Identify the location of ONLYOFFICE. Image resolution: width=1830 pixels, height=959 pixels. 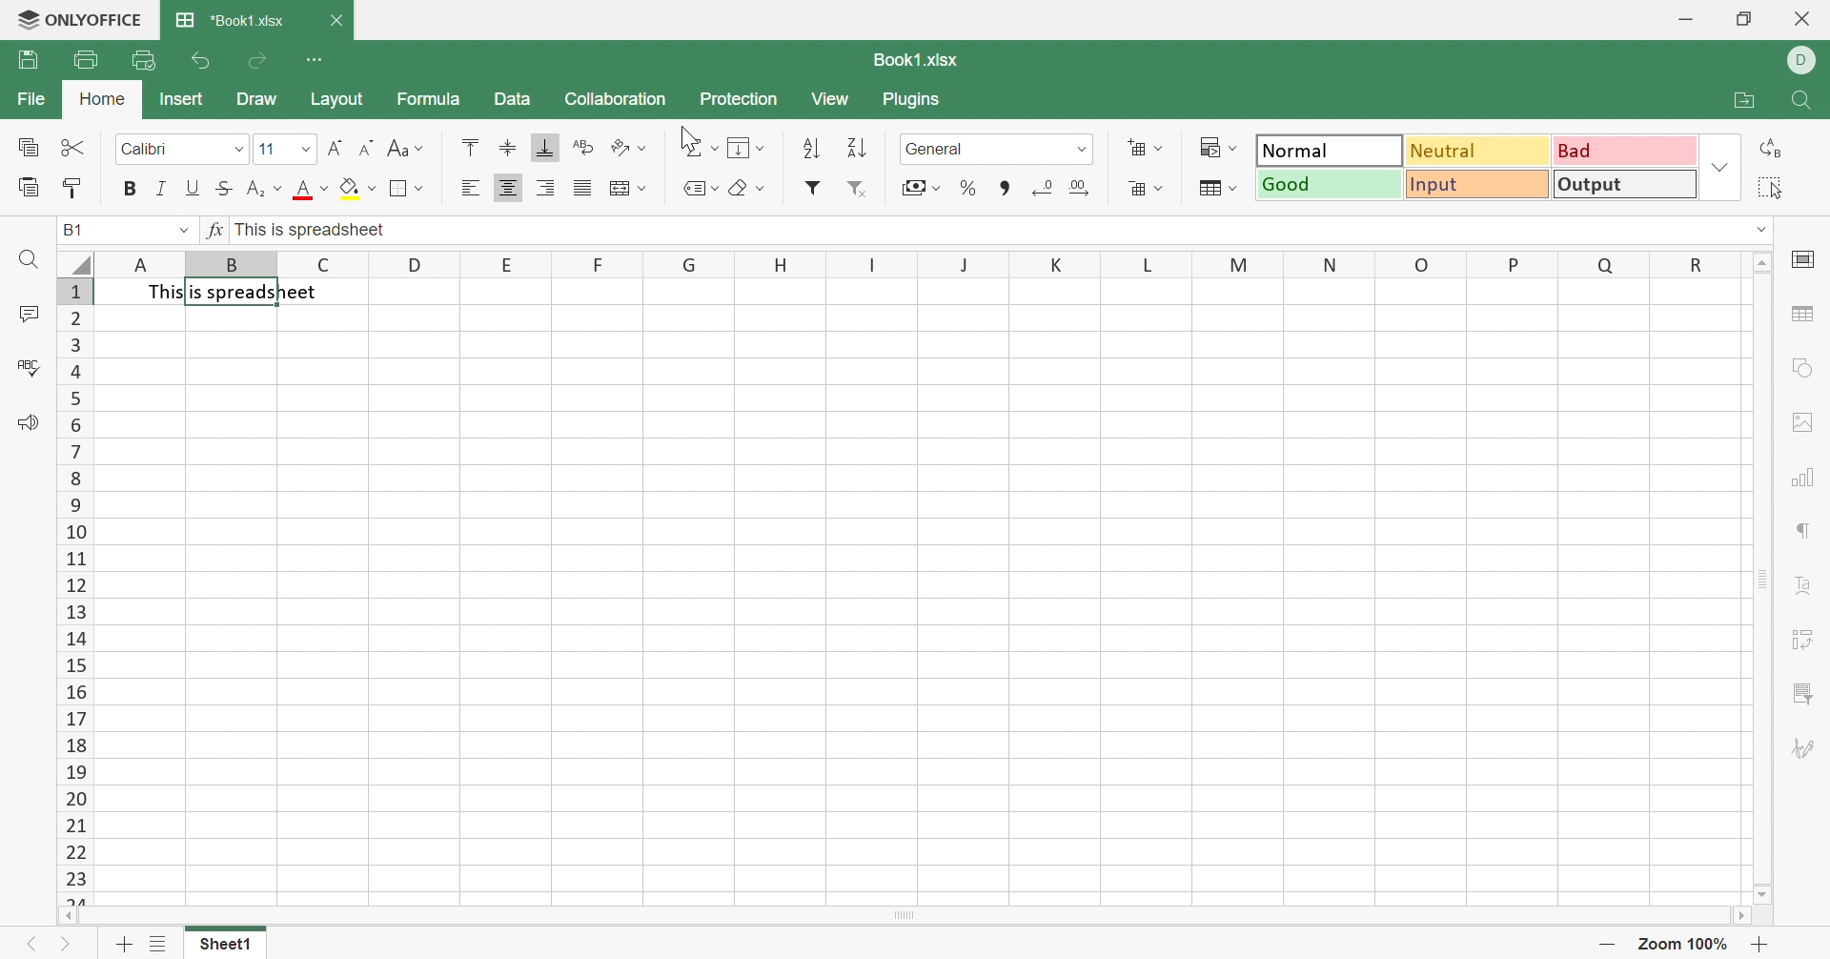
(79, 21).